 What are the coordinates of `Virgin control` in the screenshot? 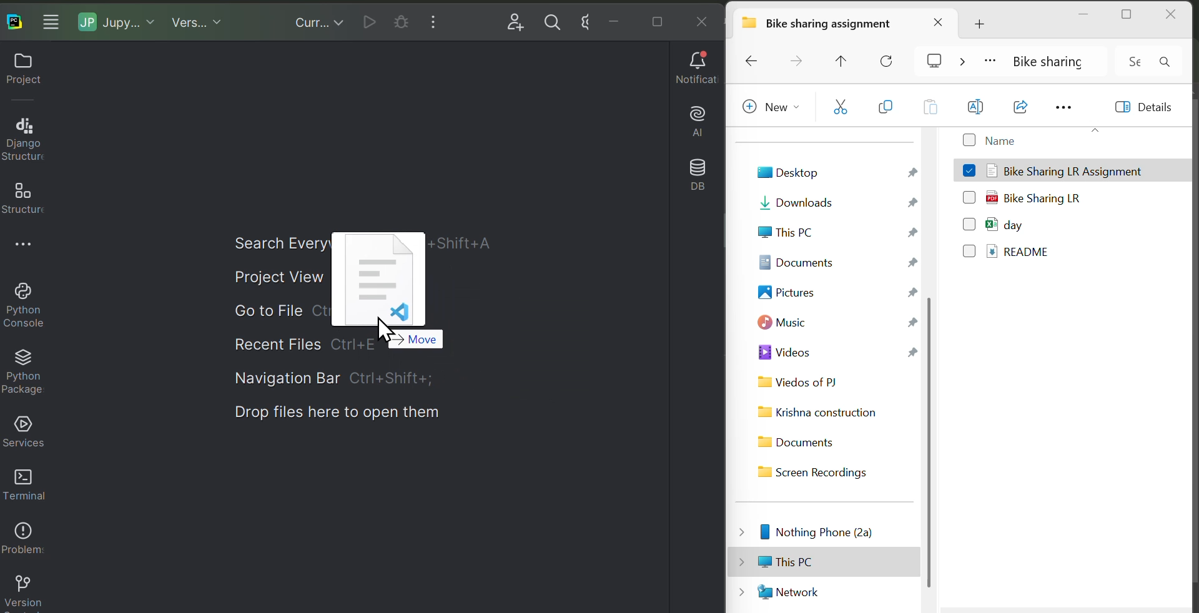 It's located at (197, 21).